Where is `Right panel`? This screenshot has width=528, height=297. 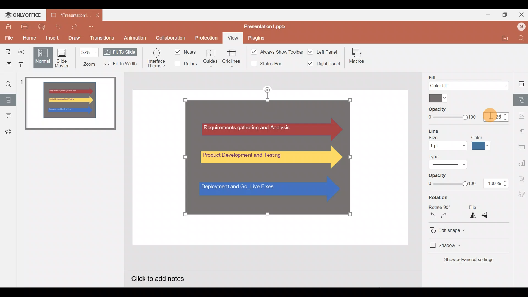 Right panel is located at coordinates (323, 64).